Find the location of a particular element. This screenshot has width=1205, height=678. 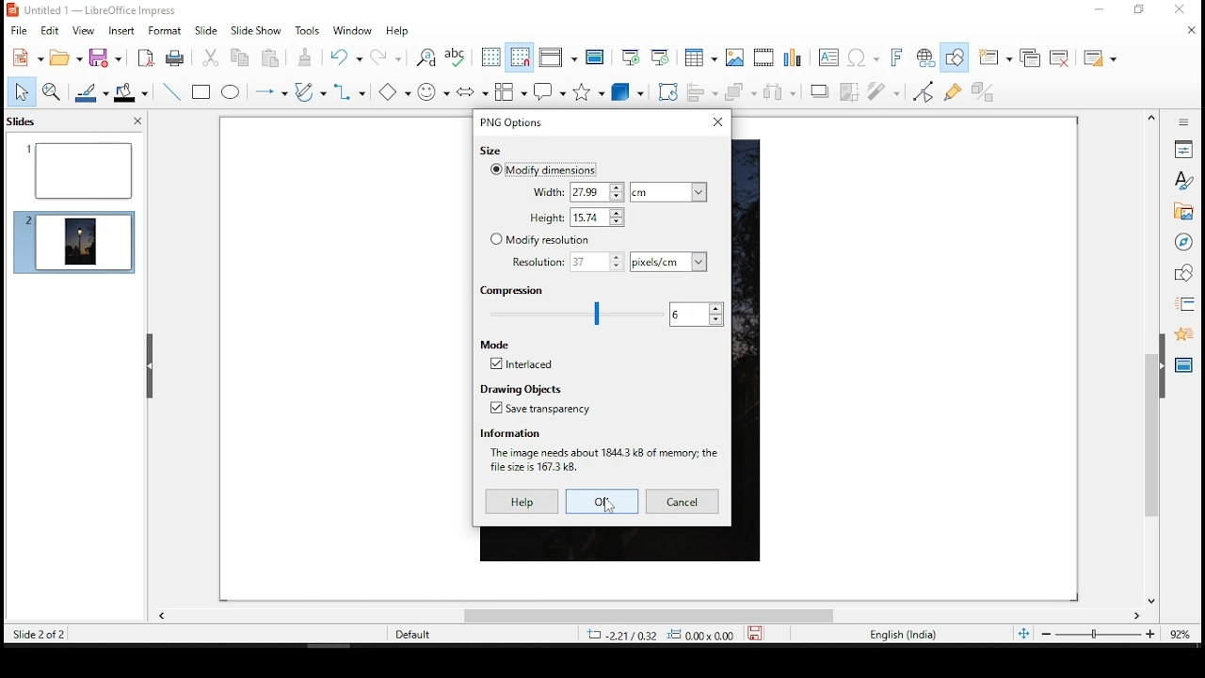

zoom and pan is located at coordinates (55, 93).